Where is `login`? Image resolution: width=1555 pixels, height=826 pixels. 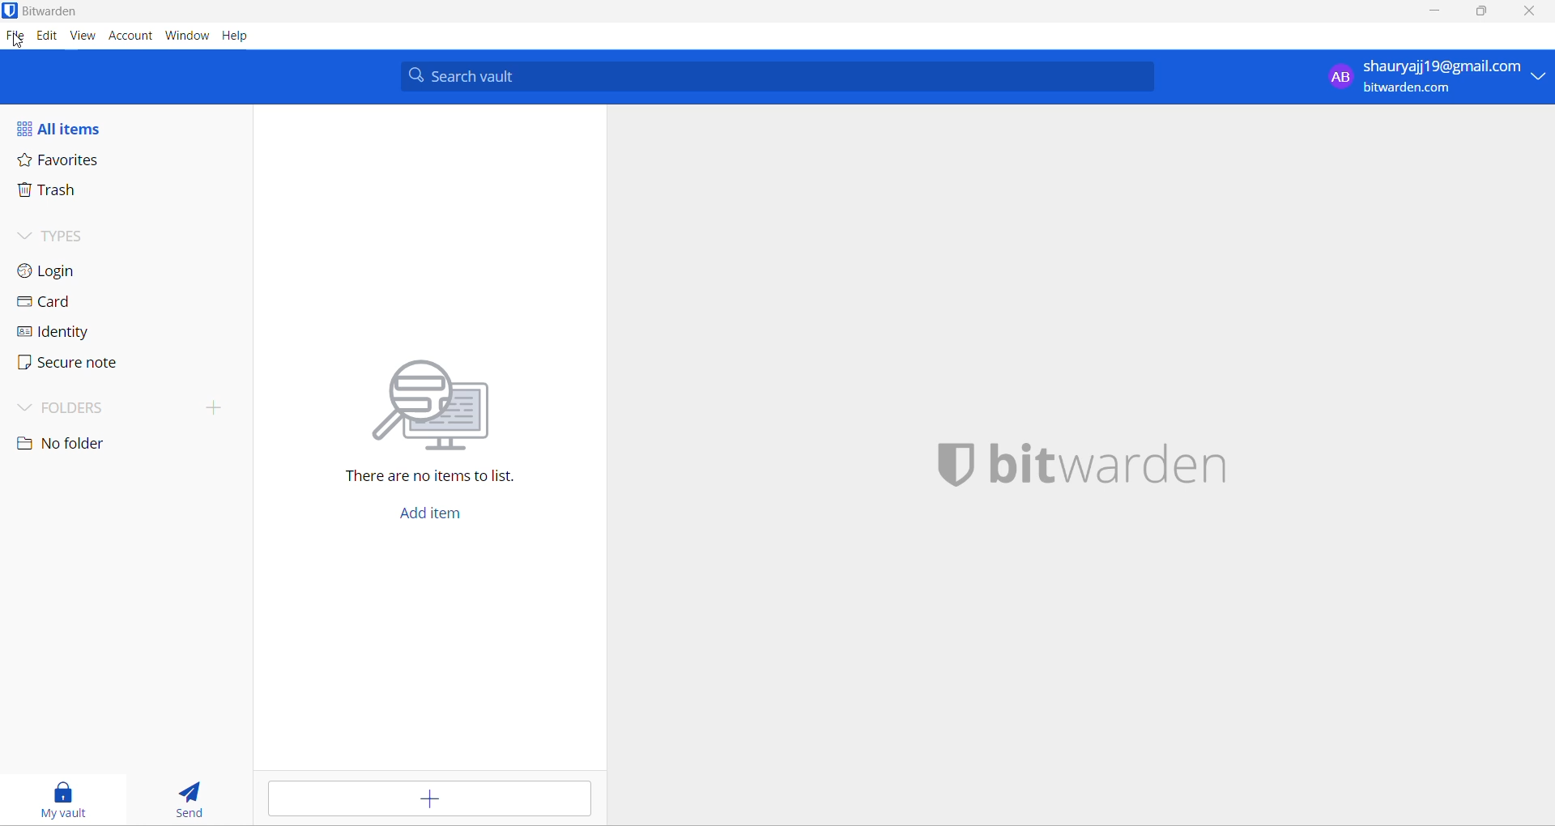 login is located at coordinates (66, 273).